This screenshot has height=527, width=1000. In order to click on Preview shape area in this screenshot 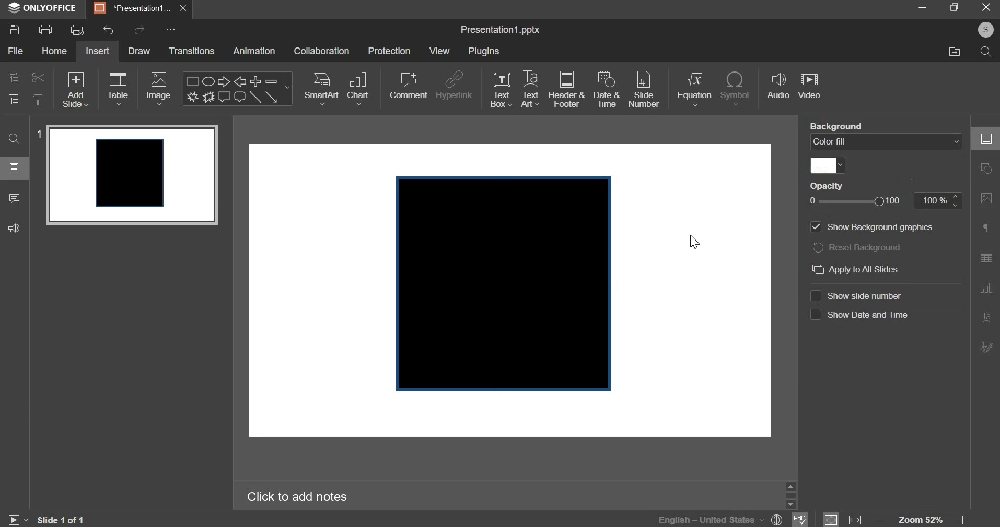, I will do `click(132, 179)`.